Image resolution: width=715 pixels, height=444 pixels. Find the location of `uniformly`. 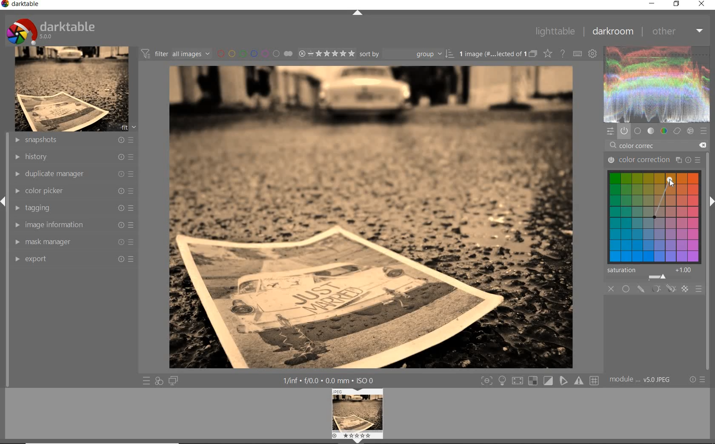

uniformly is located at coordinates (626, 289).